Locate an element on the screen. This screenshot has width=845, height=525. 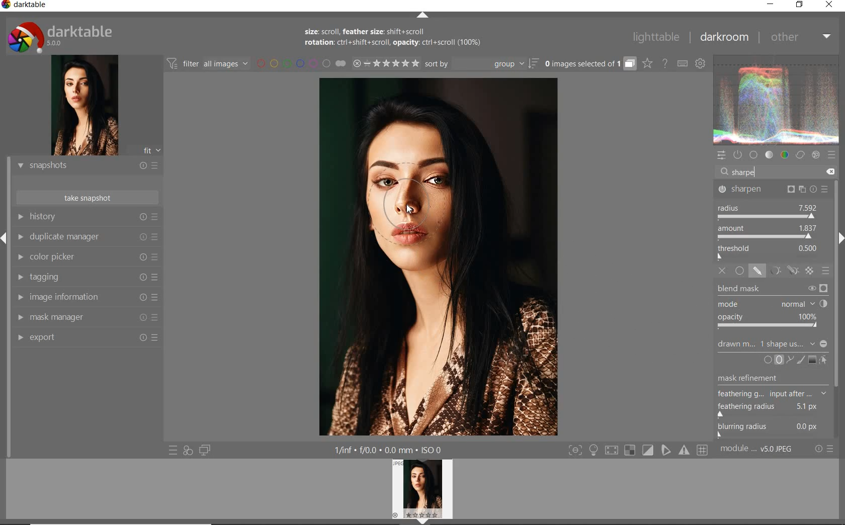
DUPLICATE MANAGER is located at coordinates (89, 238).